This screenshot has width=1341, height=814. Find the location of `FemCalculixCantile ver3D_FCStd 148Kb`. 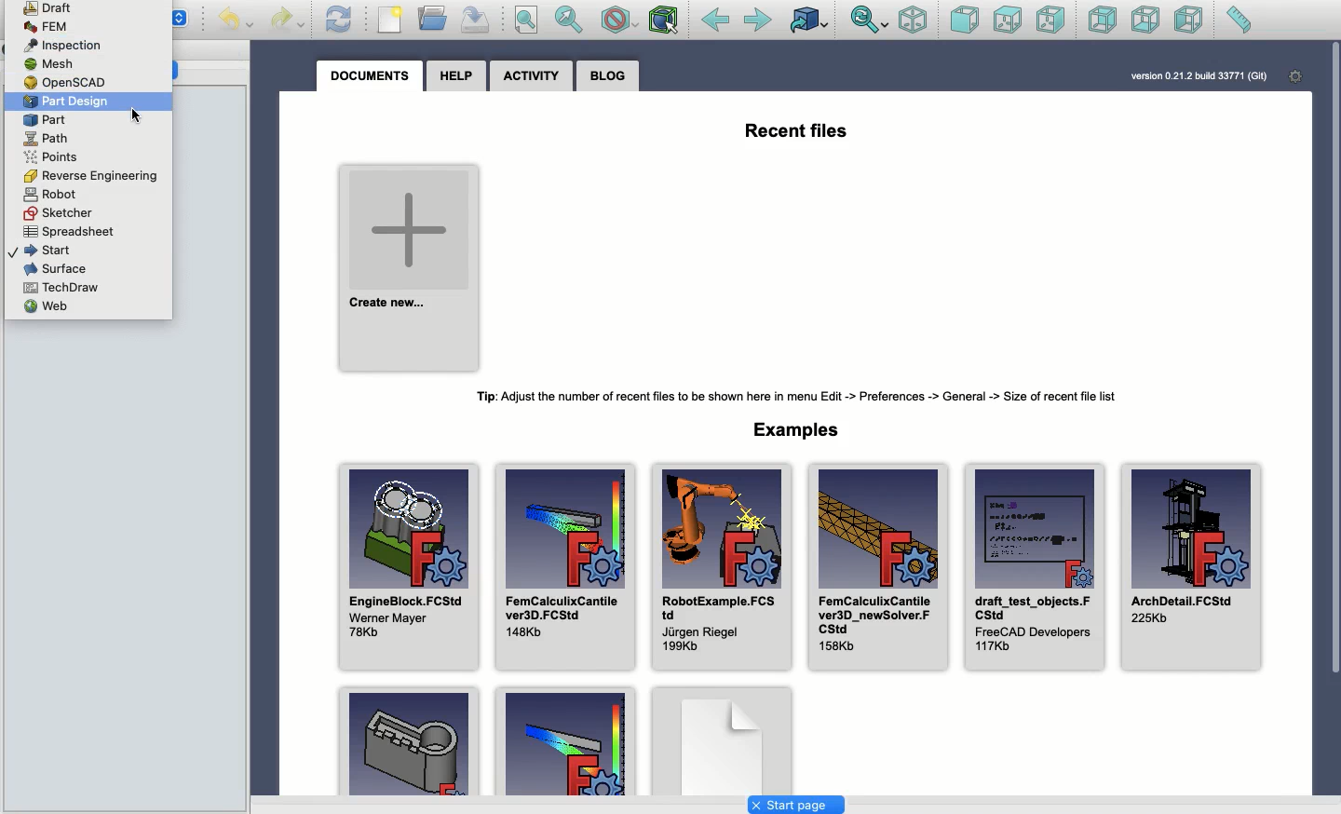

FemCalculixCantile ver3D_FCStd 148Kb is located at coordinates (563, 567).